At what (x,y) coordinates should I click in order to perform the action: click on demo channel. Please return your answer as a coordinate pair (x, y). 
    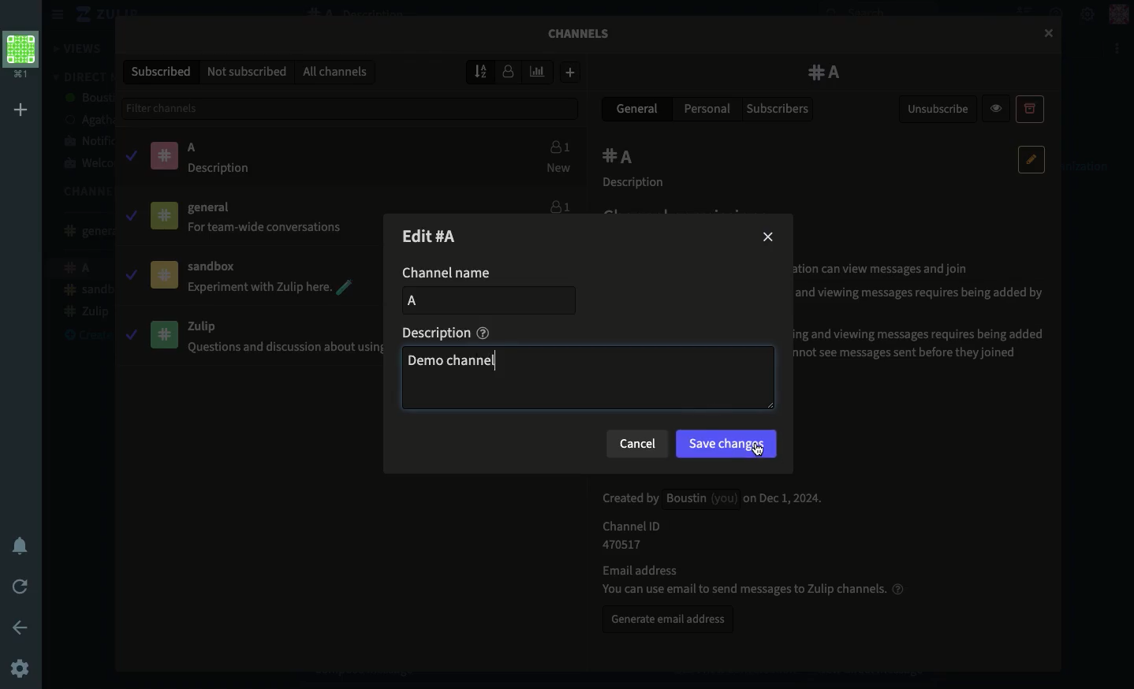
    Looking at the image, I should click on (590, 378).